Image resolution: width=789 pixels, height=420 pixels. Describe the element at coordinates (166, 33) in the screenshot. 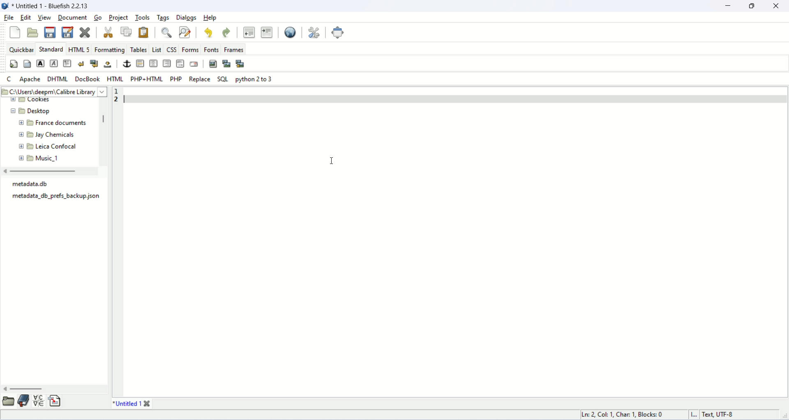

I see `find` at that location.